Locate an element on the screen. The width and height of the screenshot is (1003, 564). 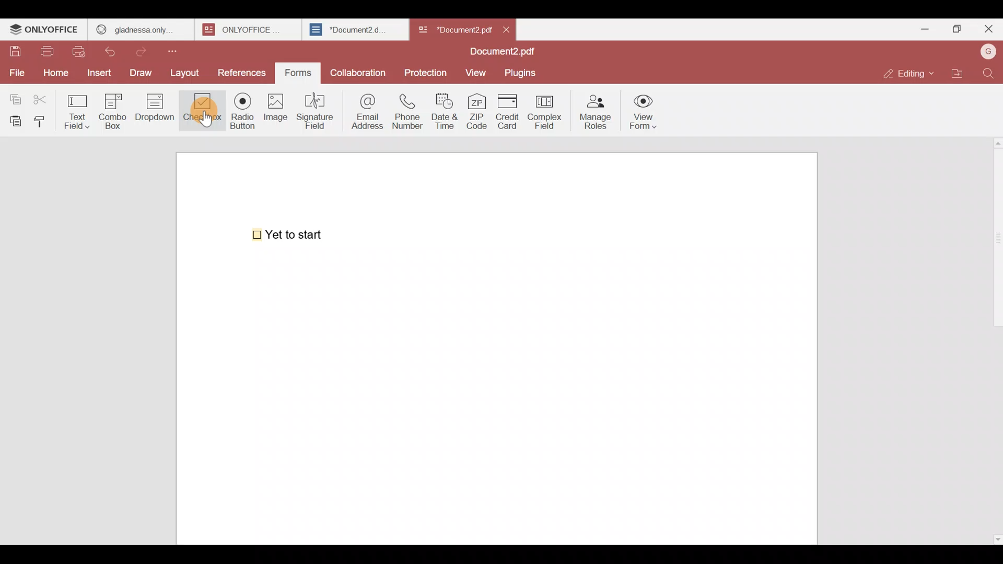
Editing mode is located at coordinates (907, 74).